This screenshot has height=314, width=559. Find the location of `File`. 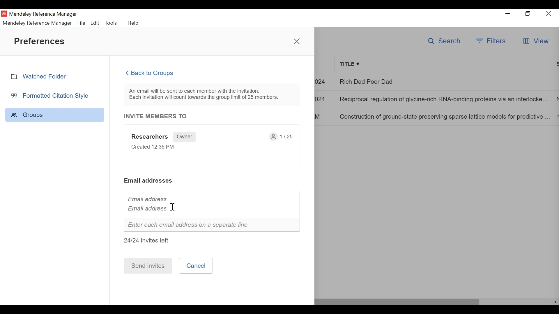

File is located at coordinates (82, 23).